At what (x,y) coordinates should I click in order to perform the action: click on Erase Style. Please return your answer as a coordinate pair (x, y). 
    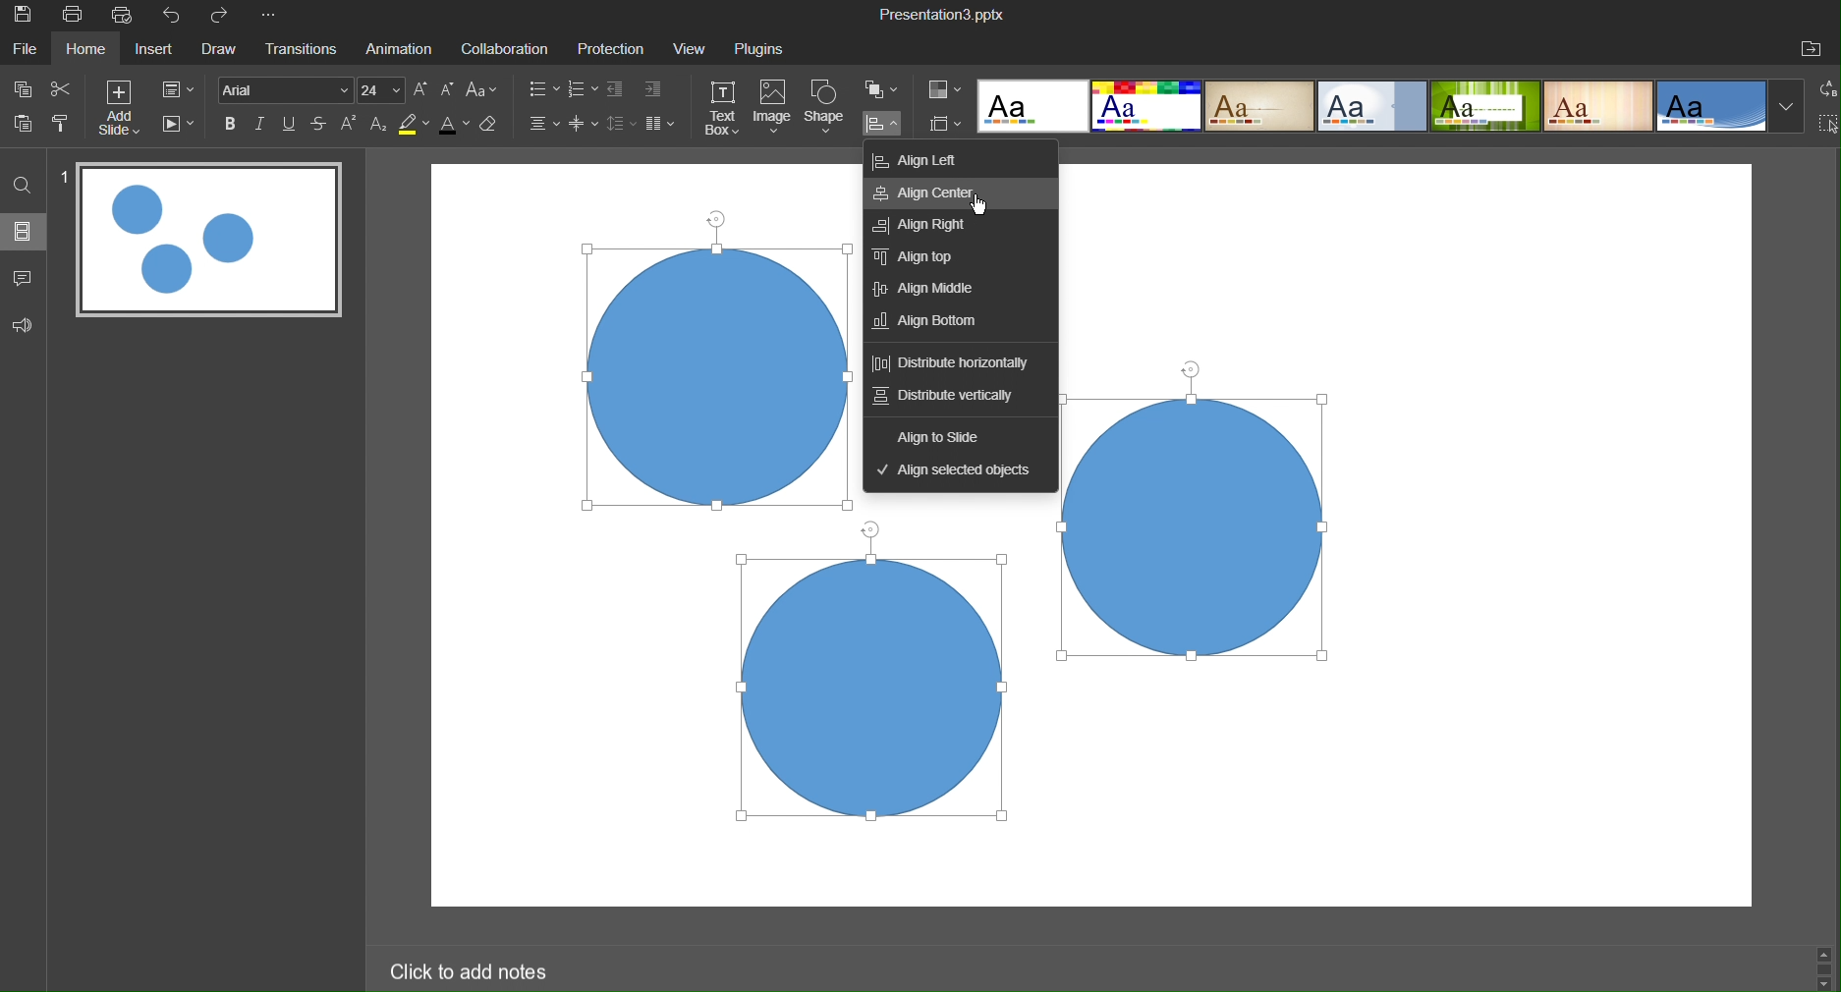
    Looking at the image, I should click on (493, 127).